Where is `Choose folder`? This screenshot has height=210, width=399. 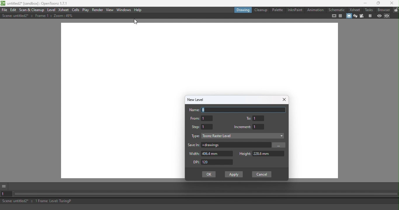
Choose folder is located at coordinates (280, 145).